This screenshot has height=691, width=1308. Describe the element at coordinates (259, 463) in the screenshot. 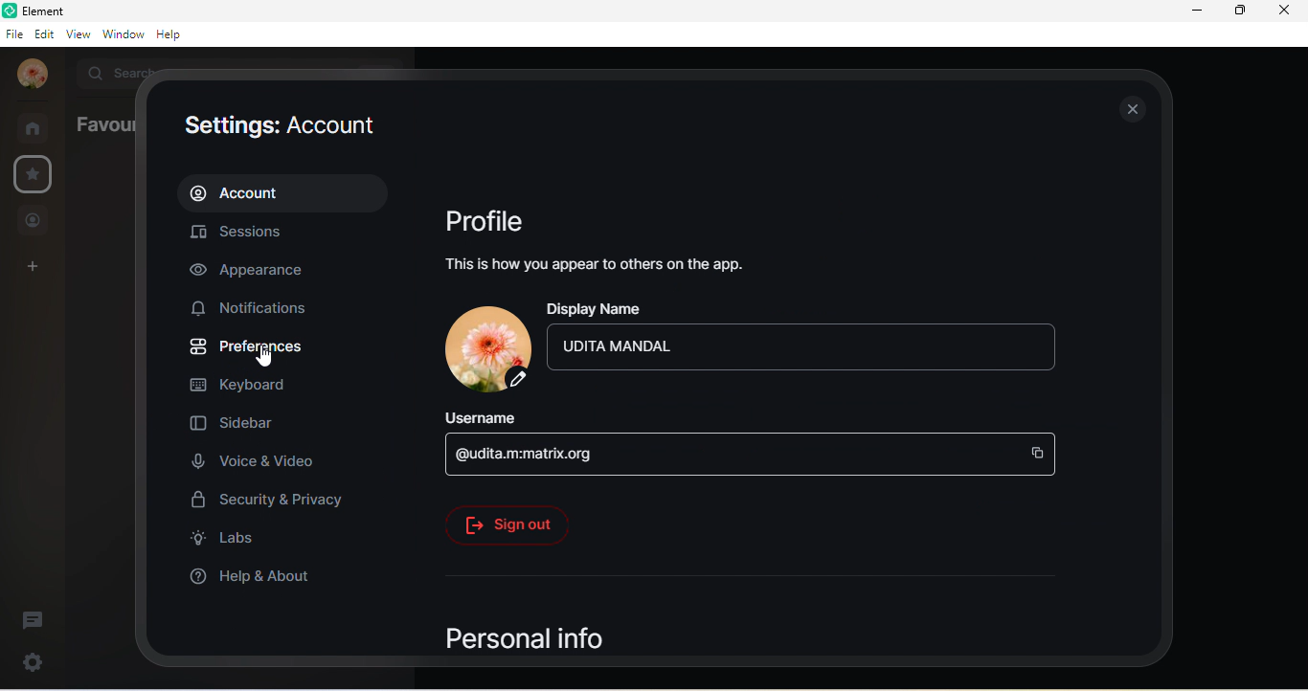

I see `voice and video` at that location.